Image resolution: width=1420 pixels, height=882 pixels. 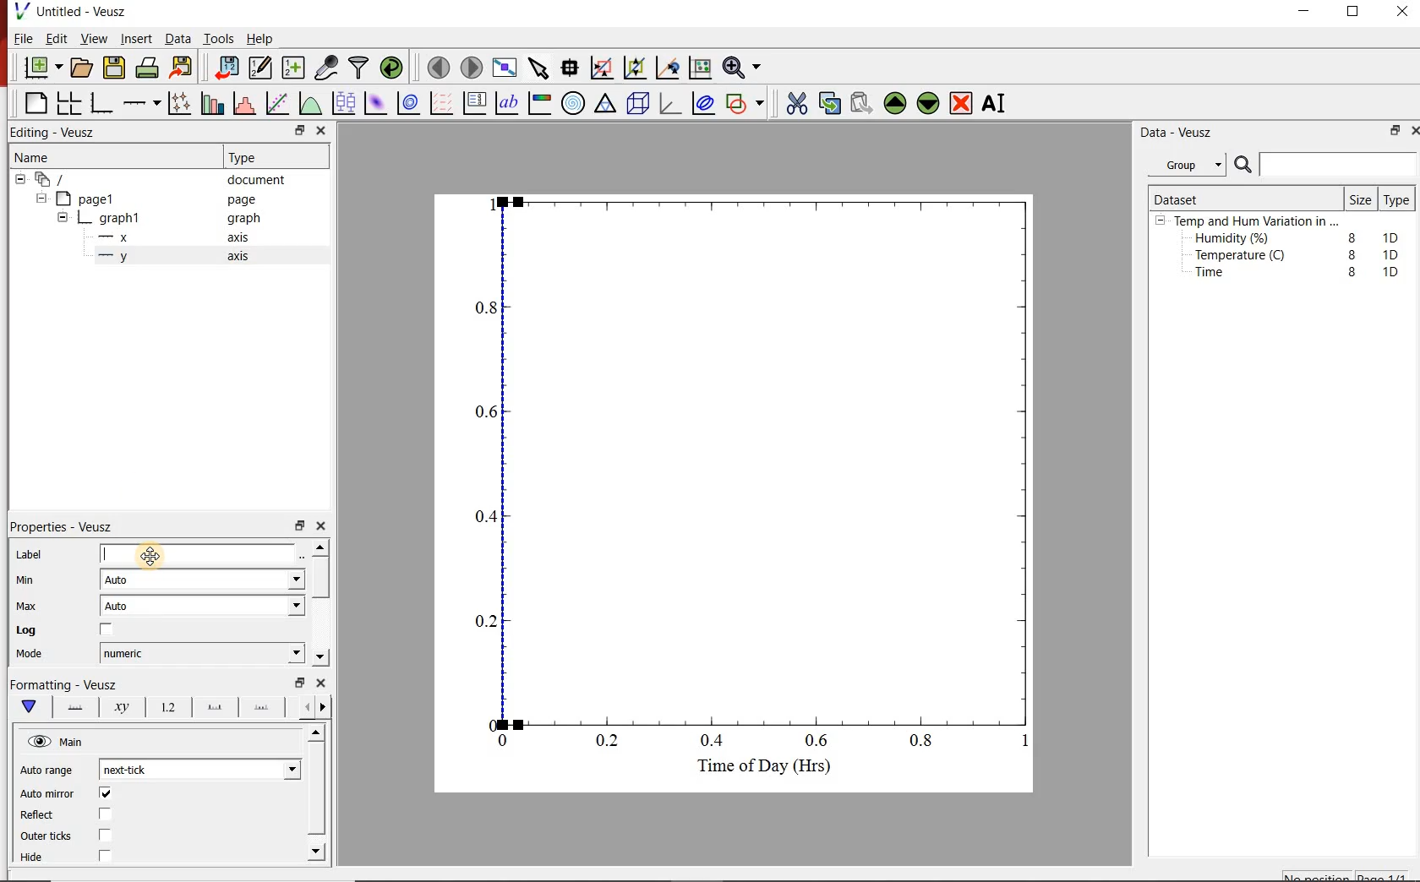 I want to click on capture remote data, so click(x=325, y=66).